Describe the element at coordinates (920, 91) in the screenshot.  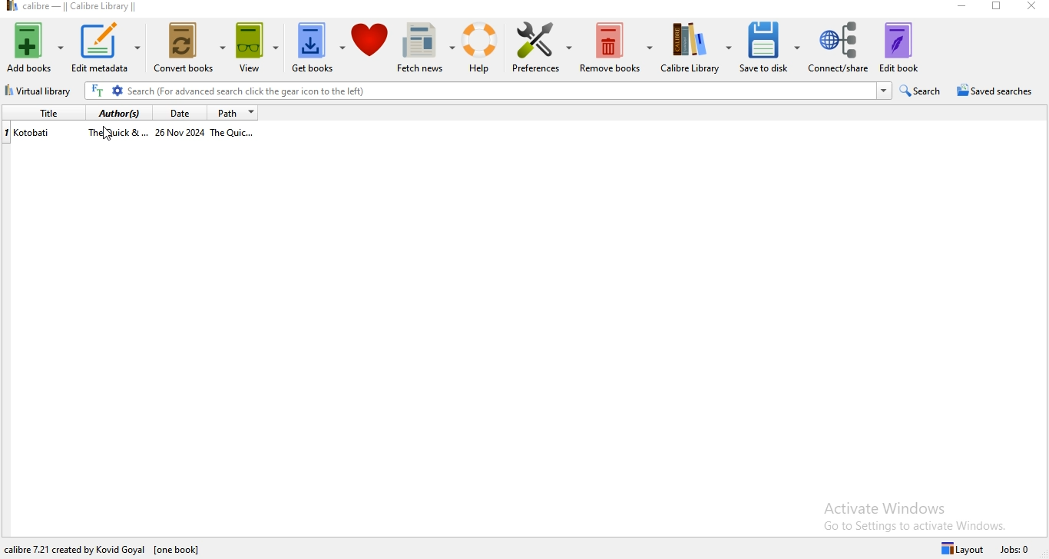
I see `search` at that location.